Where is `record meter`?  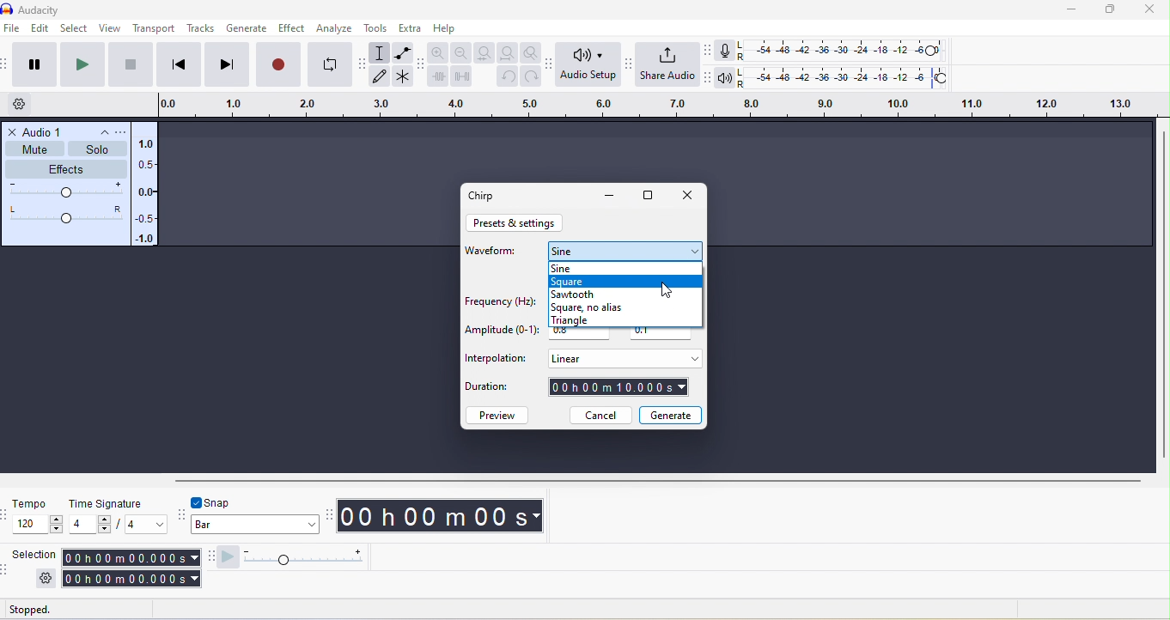 record meter is located at coordinates (728, 50).